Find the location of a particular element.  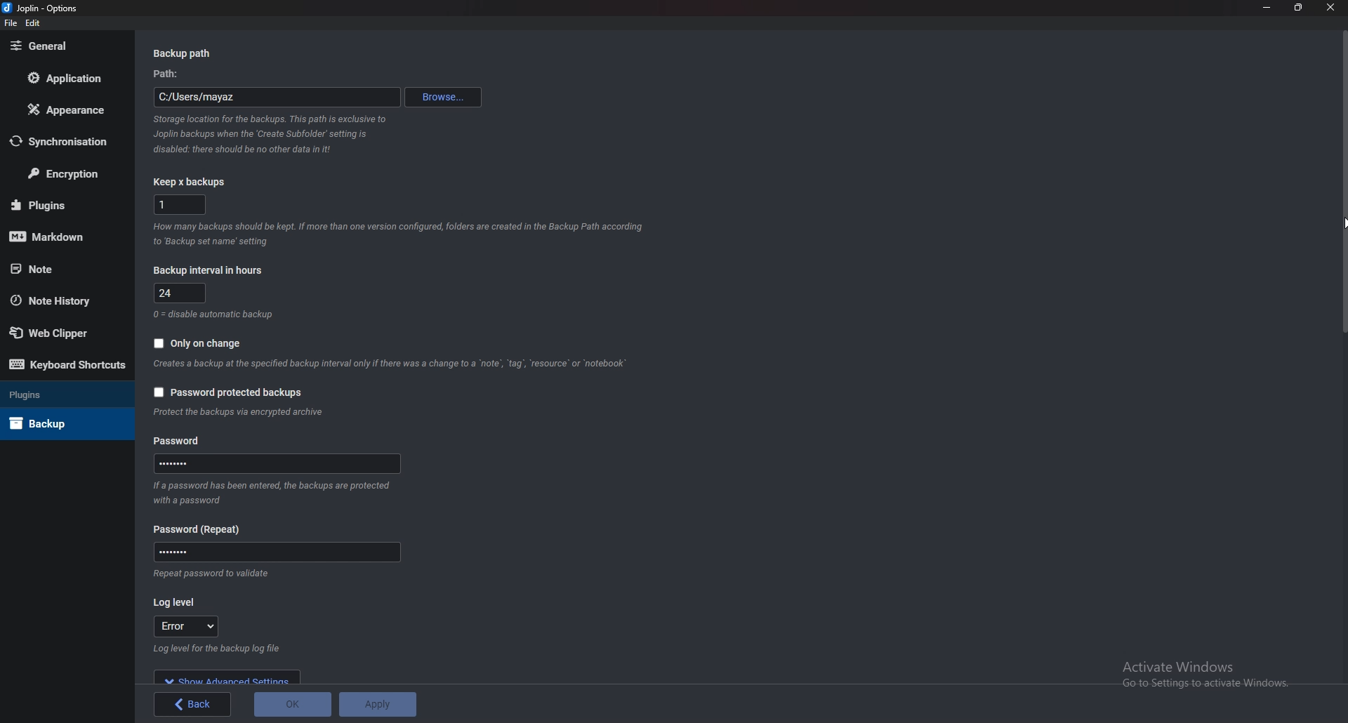

info is located at coordinates (242, 413).